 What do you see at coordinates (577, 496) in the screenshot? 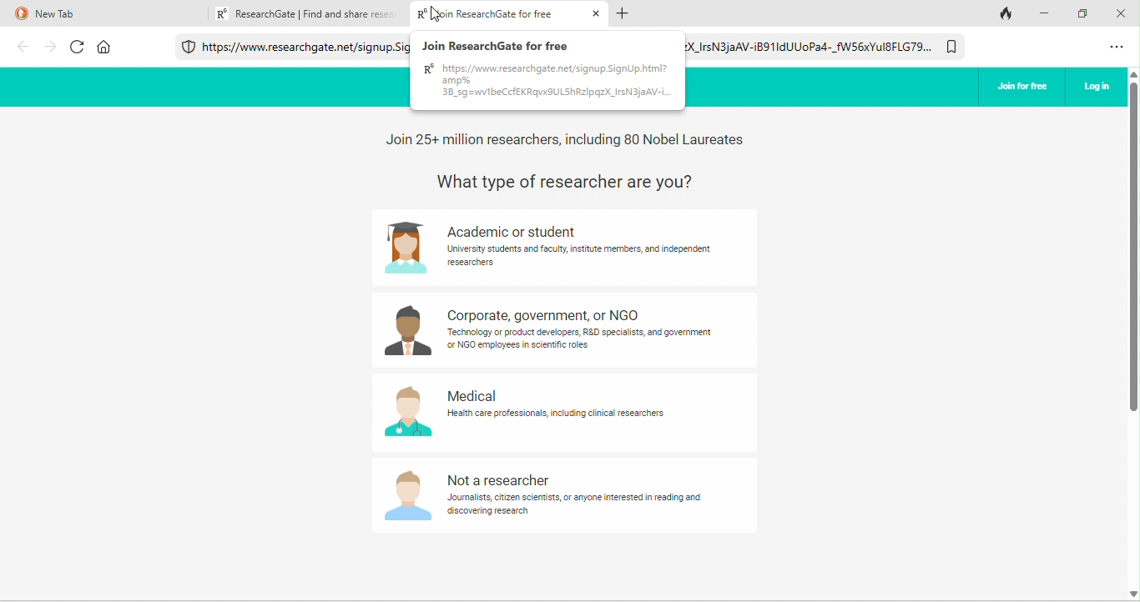
I see `Not a researcher
Journalist, citizen scientists, or anyone interested n reading and
discovering research` at bounding box center [577, 496].